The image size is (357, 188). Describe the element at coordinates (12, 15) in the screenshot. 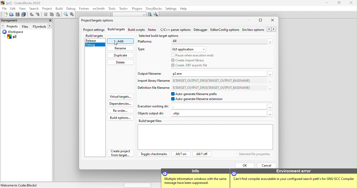

I see `open` at that location.